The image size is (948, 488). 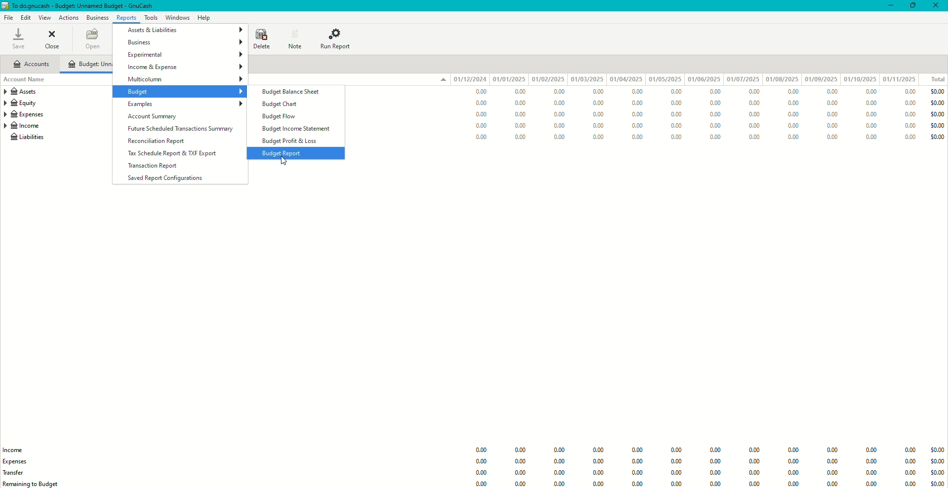 What do you see at coordinates (676, 93) in the screenshot?
I see `0.00` at bounding box center [676, 93].